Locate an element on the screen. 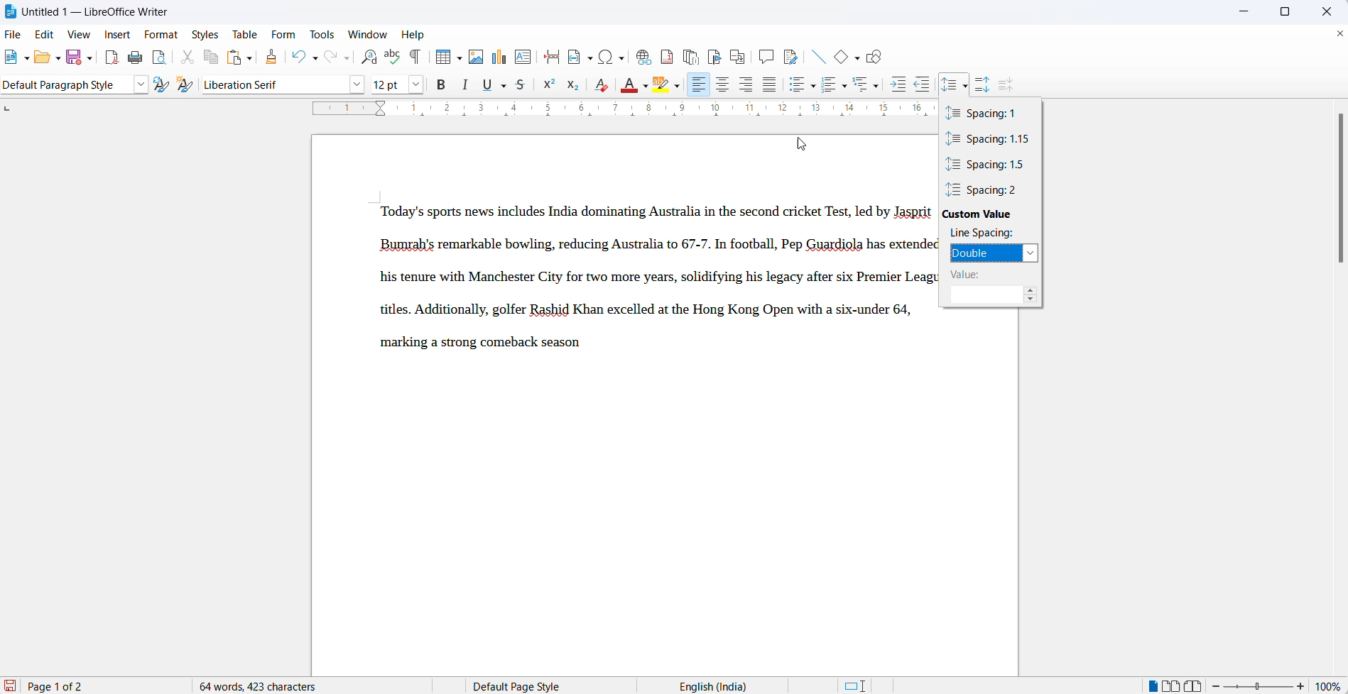  print is located at coordinates (136, 56).